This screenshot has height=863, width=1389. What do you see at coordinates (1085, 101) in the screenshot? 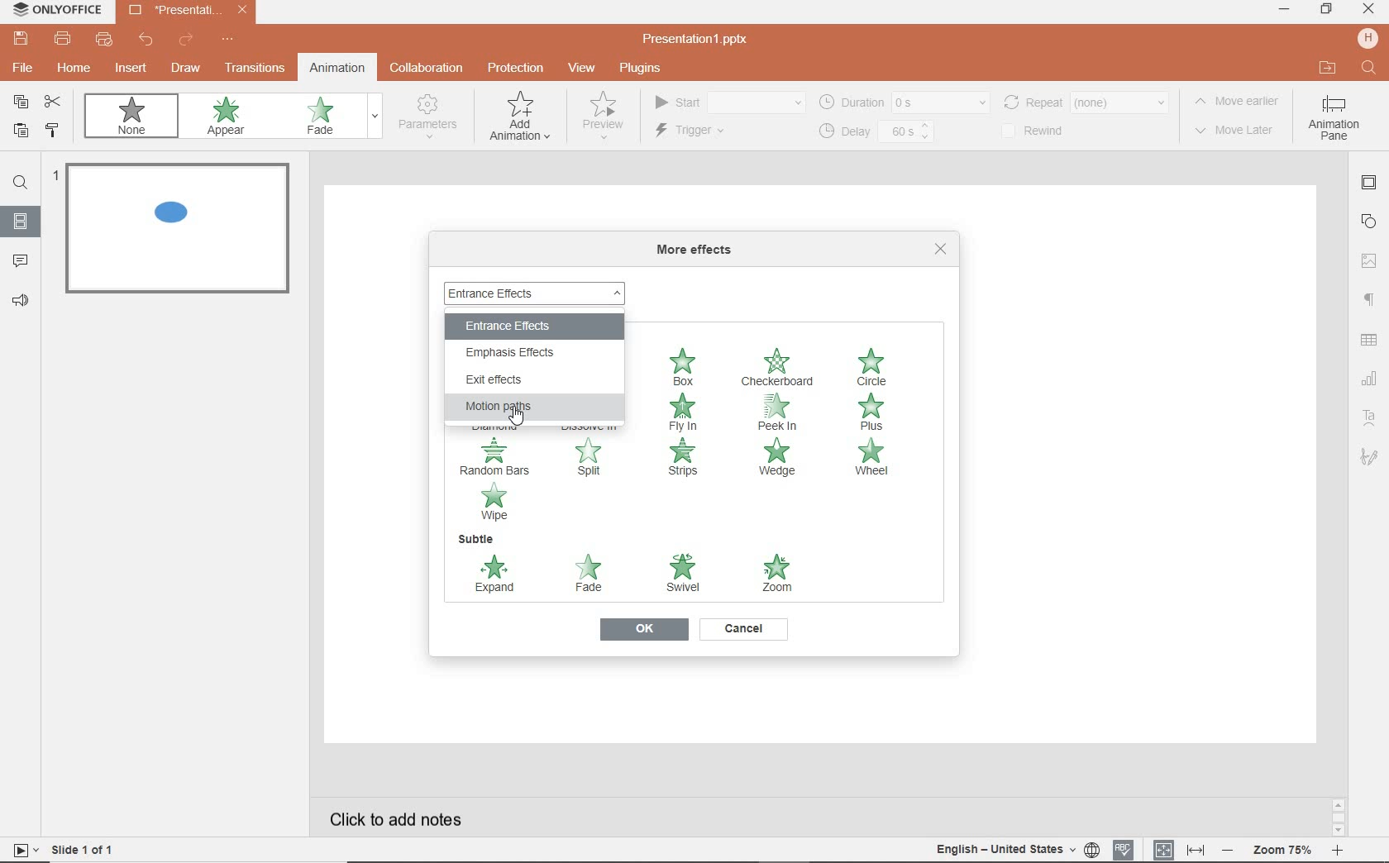
I see `rewind` at bounding box center [1085, 101].